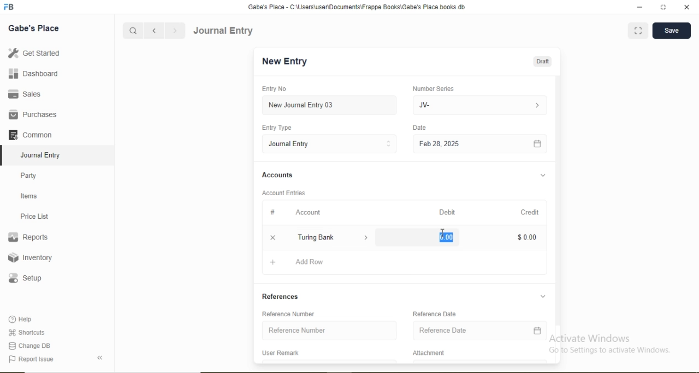  I want to click on 0.00, so click(446, 237).